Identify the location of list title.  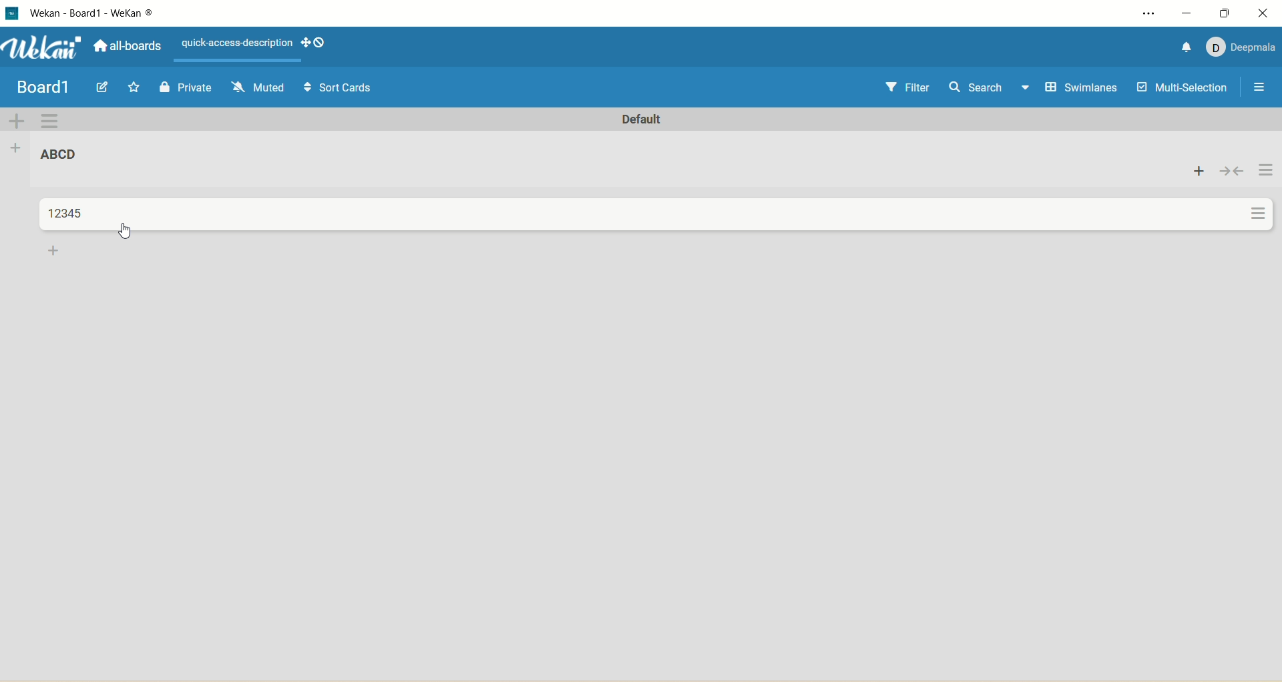
(65, 158).